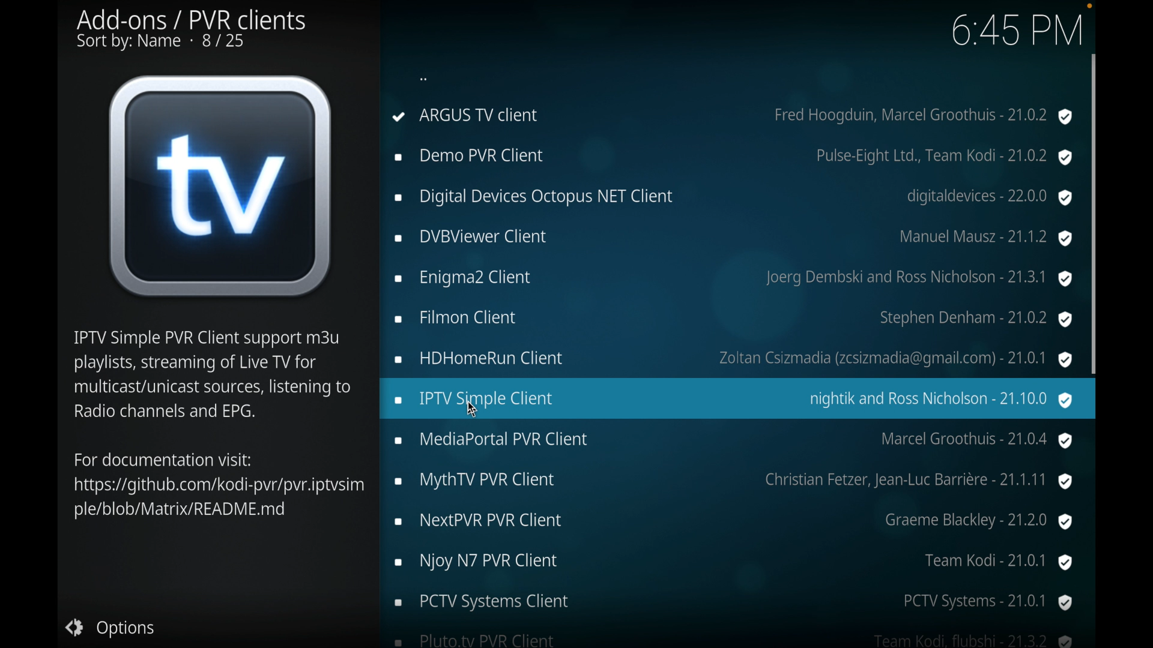 Image resolution: width=1153 pixels, height=648 pixels. I want to click on tv icon, so click(221, 185).